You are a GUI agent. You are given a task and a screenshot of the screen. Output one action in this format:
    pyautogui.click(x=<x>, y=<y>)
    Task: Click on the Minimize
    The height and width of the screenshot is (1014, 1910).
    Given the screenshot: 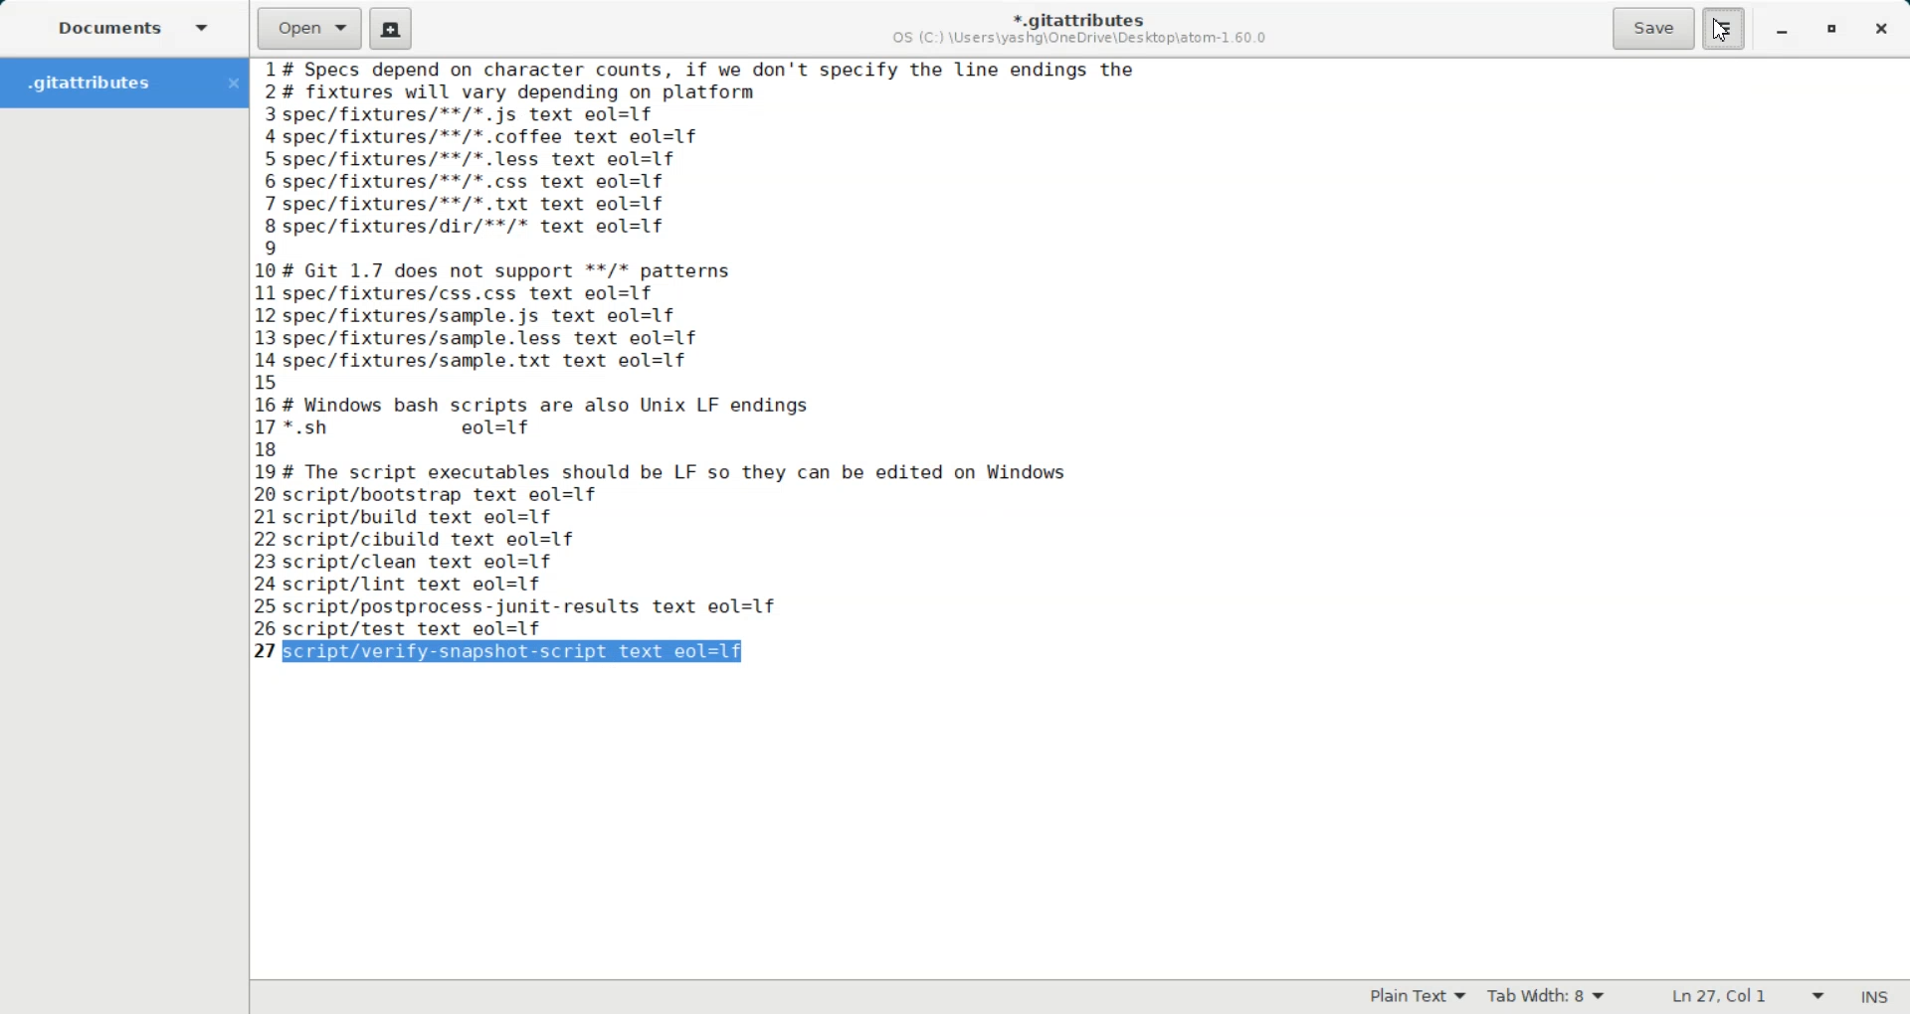 What is the action you would take?
    pyautogui.click(x=1781, y=32)
    